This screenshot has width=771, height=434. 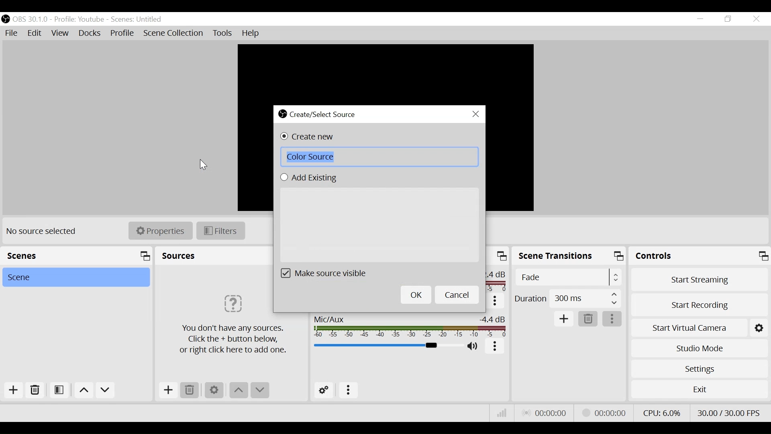 I want to click on Move down, so click(x=260, y=391).